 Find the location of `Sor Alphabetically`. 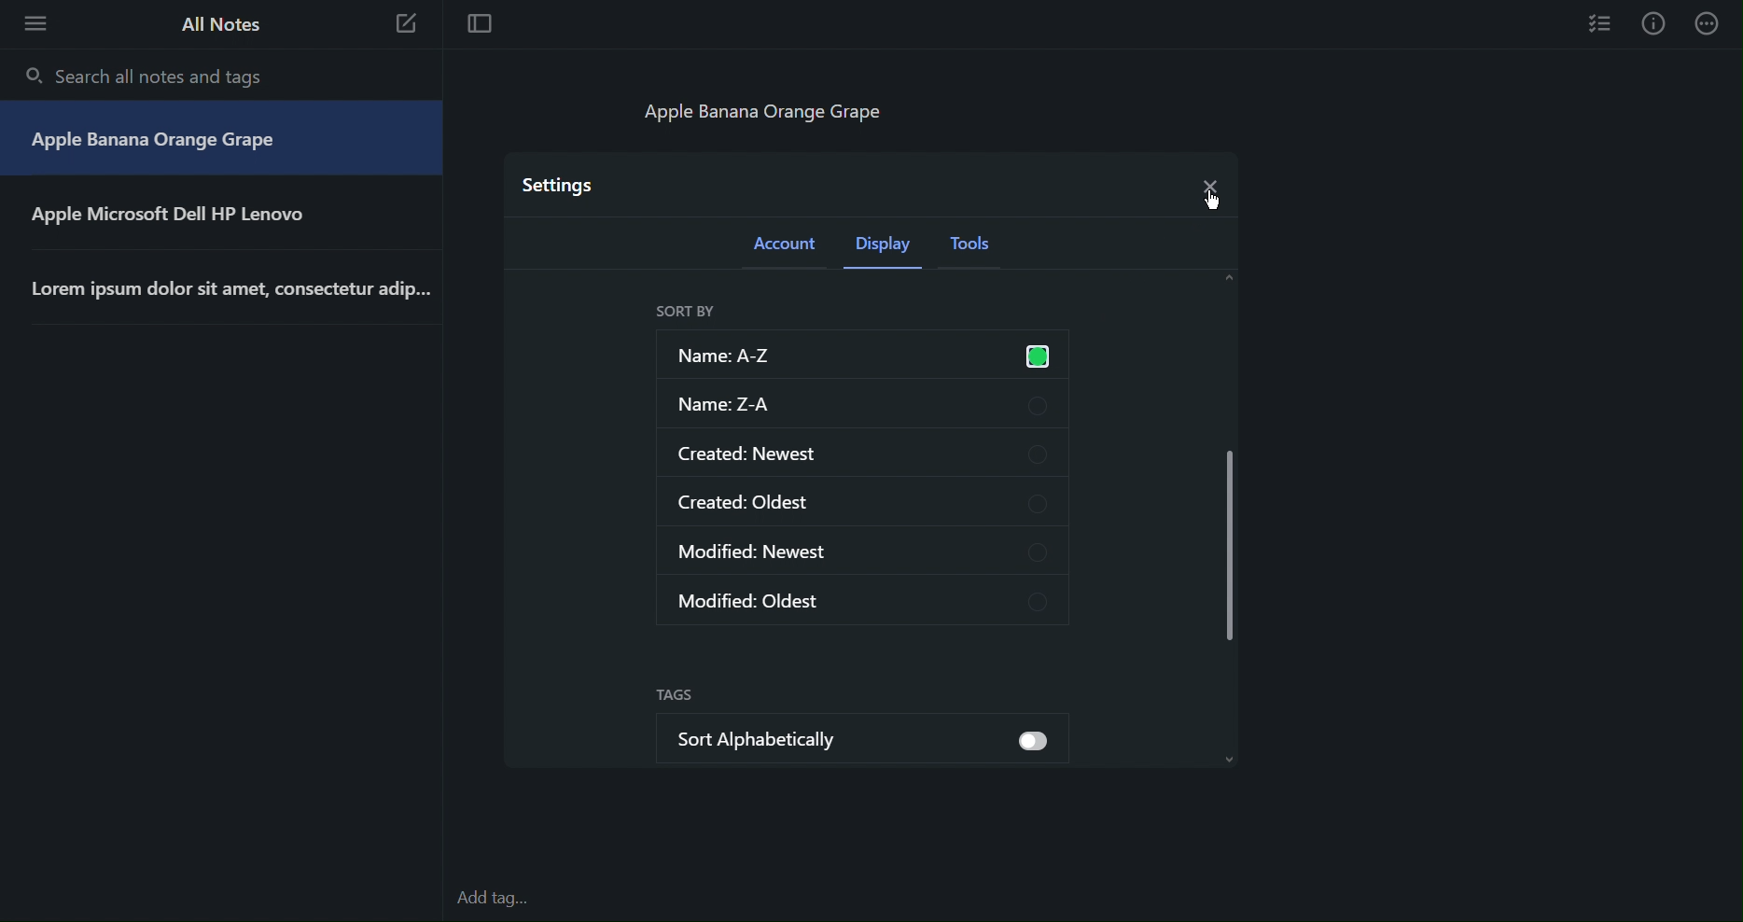

Sor Alphabetically is located at coordinates (813, 734).